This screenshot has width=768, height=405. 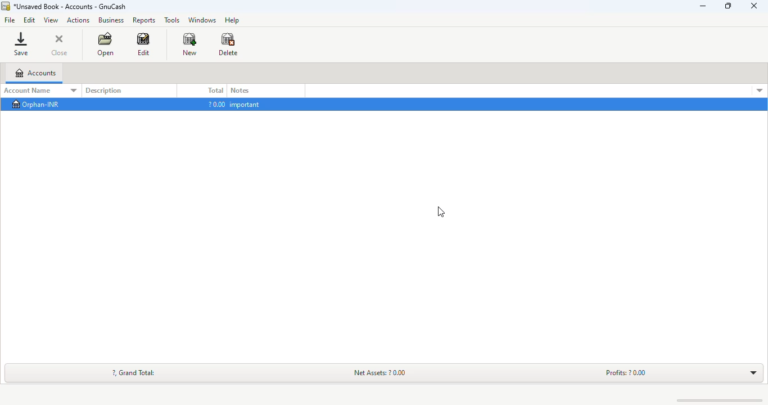 What do you see at coordinates (703, 6) in the screenshot?
I see `minimize` at bounding box center [703, 6].